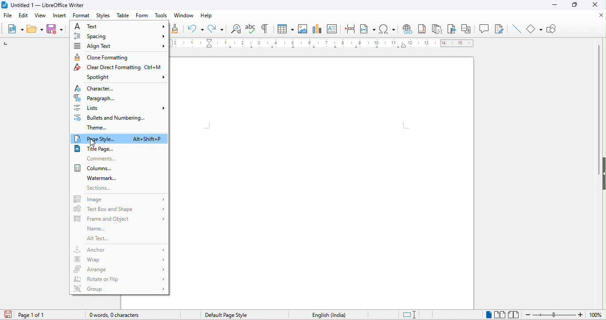 The width and height of the screenshot is (606, 320). What do you see at coordinates (121, 36) in the screenshot?
I see `spacing` at bounding box center [121, 36].